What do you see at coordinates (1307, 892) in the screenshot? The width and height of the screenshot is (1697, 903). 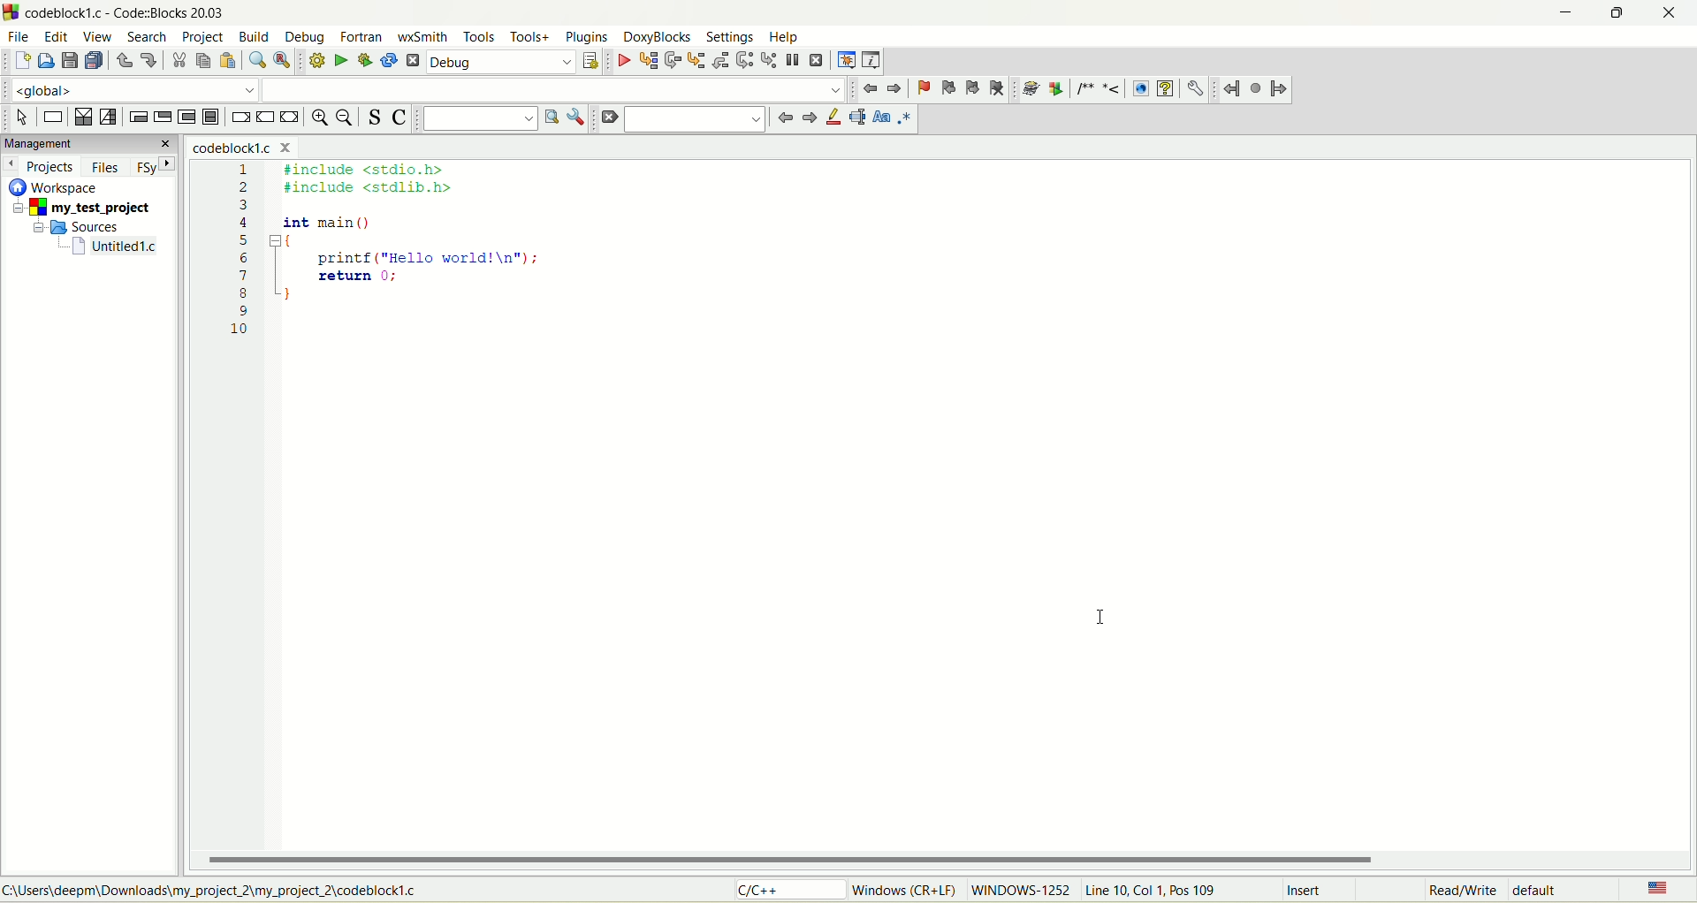 I see `insert` at bounding box center [1307, 892].